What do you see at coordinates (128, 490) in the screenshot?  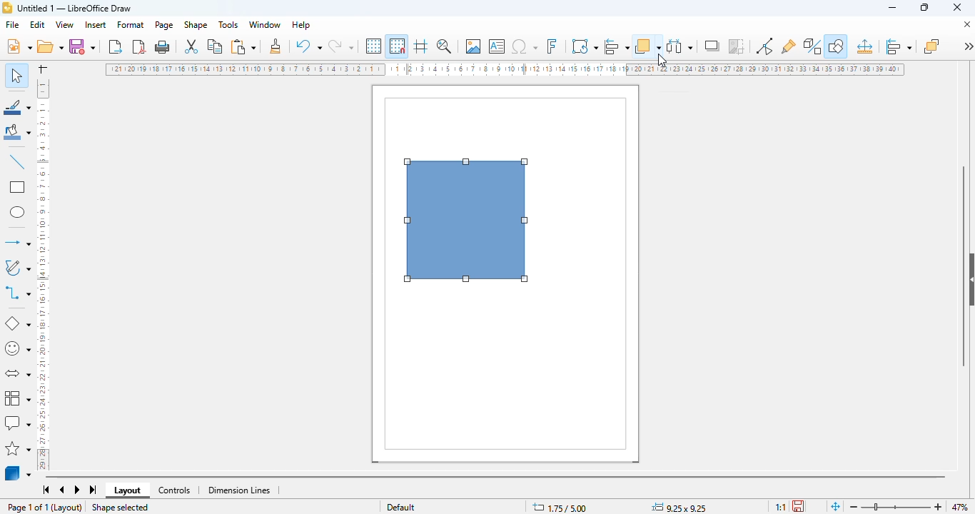 I see `layout` at bounding box center [128, 490].